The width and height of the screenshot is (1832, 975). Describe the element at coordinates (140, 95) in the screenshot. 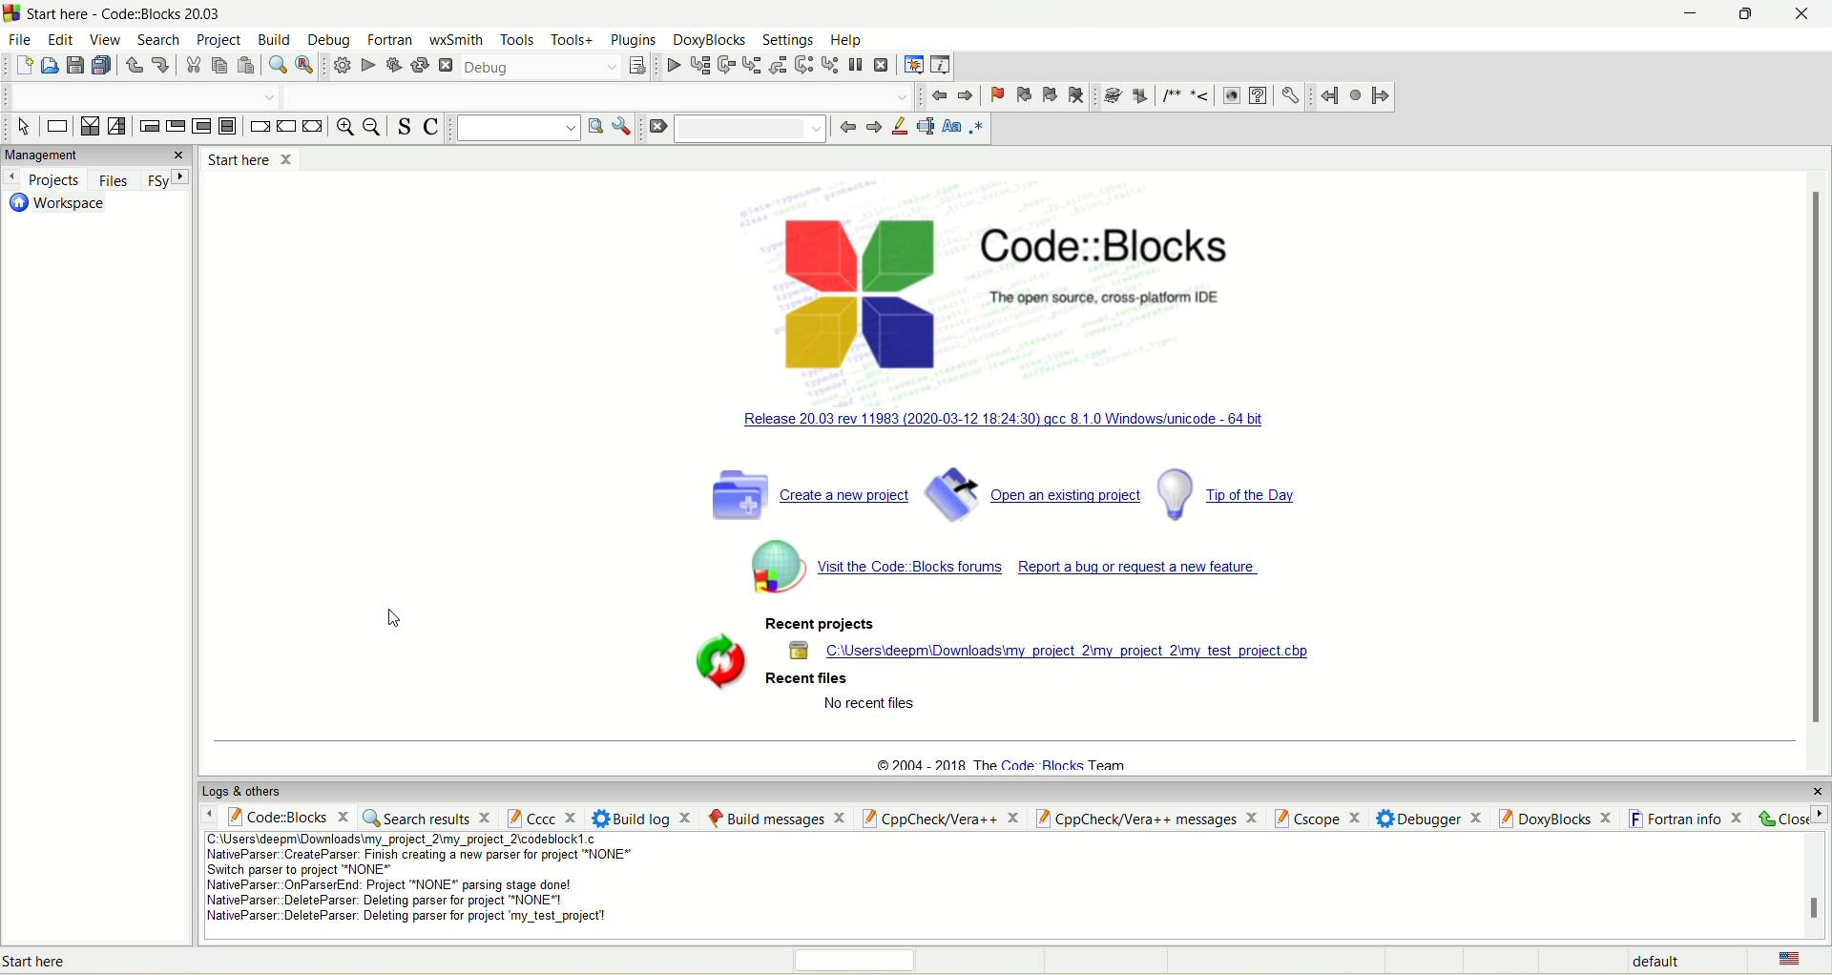

I see `blank space` at that location.